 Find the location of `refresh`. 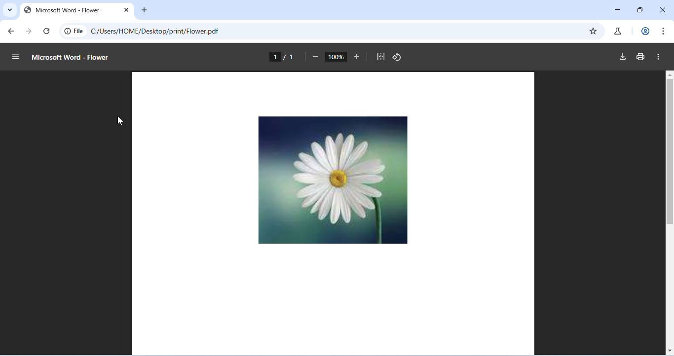

refresh is located at coordinates (52, 31).